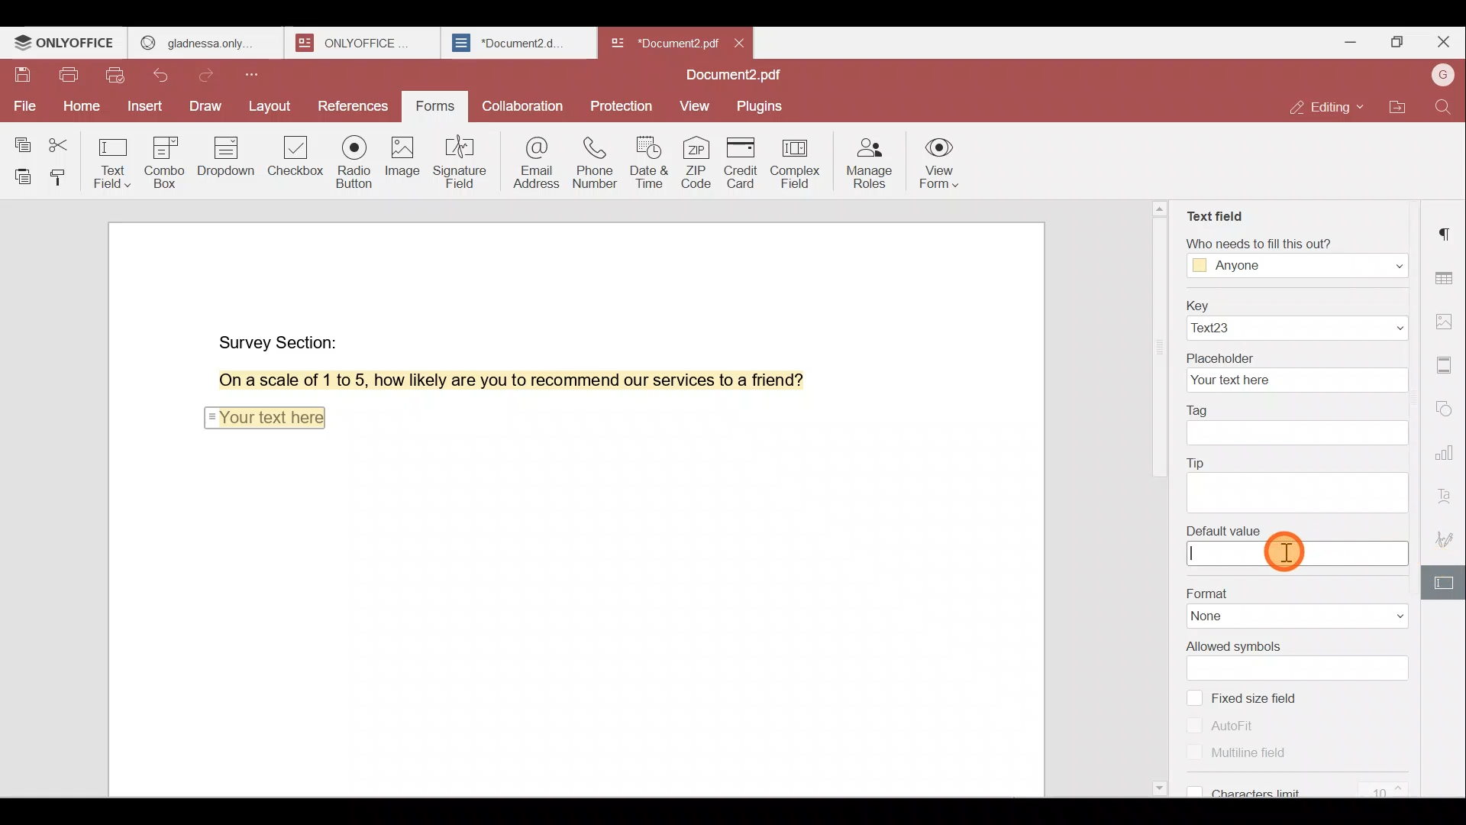  Describe the element at coordinates (695, 107) in the screenshot. I see `View` at that location.